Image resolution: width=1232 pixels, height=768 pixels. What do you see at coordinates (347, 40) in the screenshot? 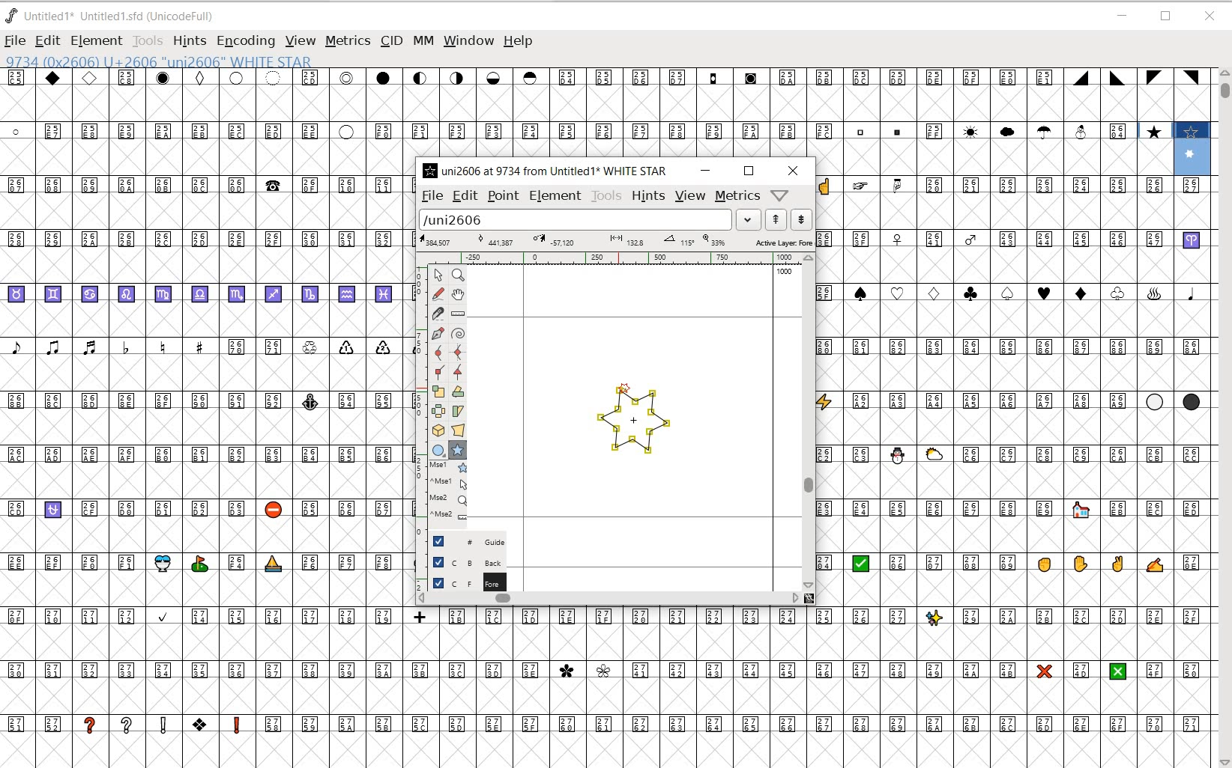
I see `METRICS` at bounding box center [347, 40].